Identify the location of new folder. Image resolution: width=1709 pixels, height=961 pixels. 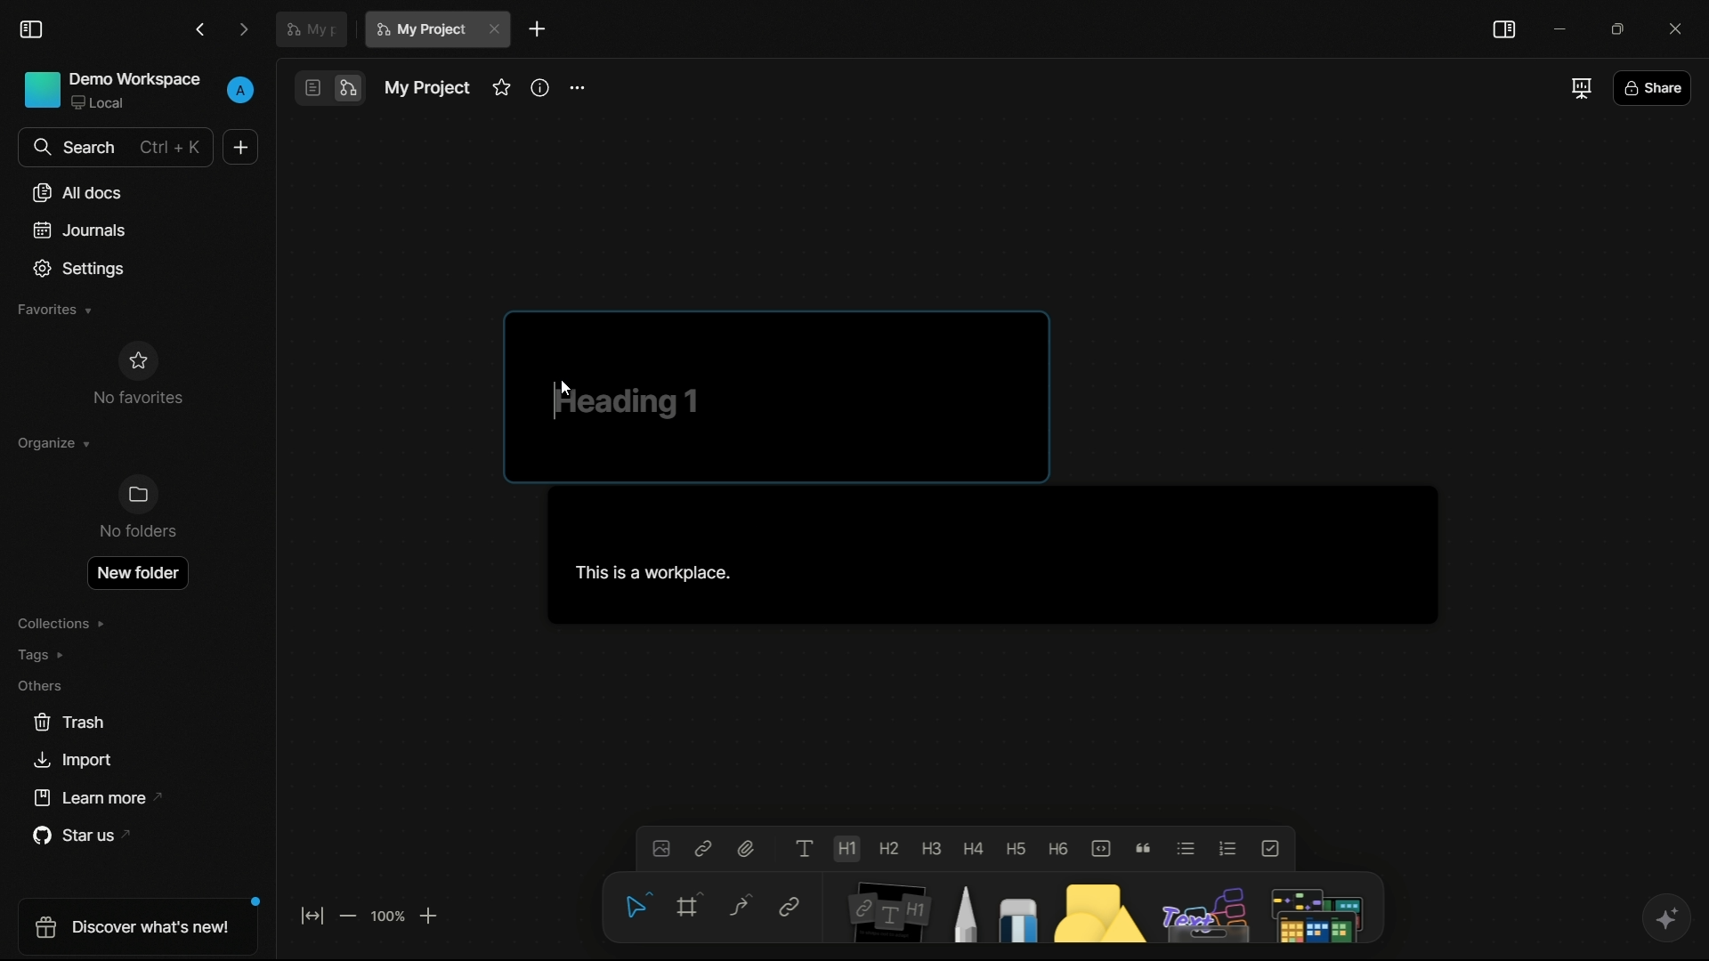
(137, 572).